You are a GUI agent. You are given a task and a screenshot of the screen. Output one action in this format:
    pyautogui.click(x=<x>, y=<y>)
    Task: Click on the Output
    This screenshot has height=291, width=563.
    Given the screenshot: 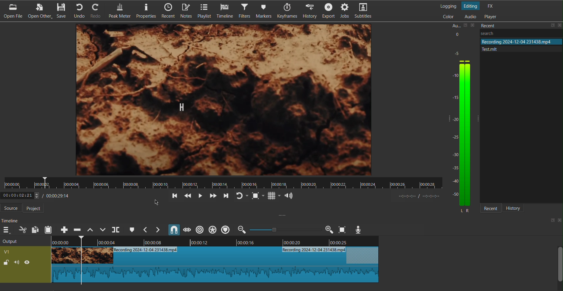 What is the action you would take?
    pyautogui.click(x=18, y=242)
    